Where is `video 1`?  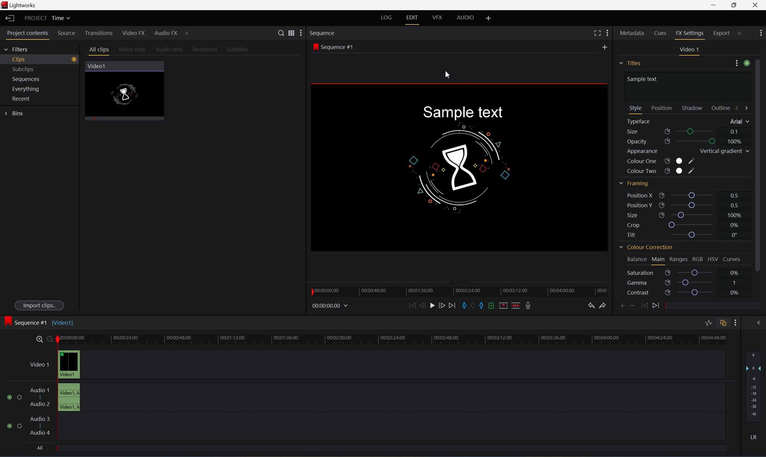 video 1 is located at coordinates (690, 49).